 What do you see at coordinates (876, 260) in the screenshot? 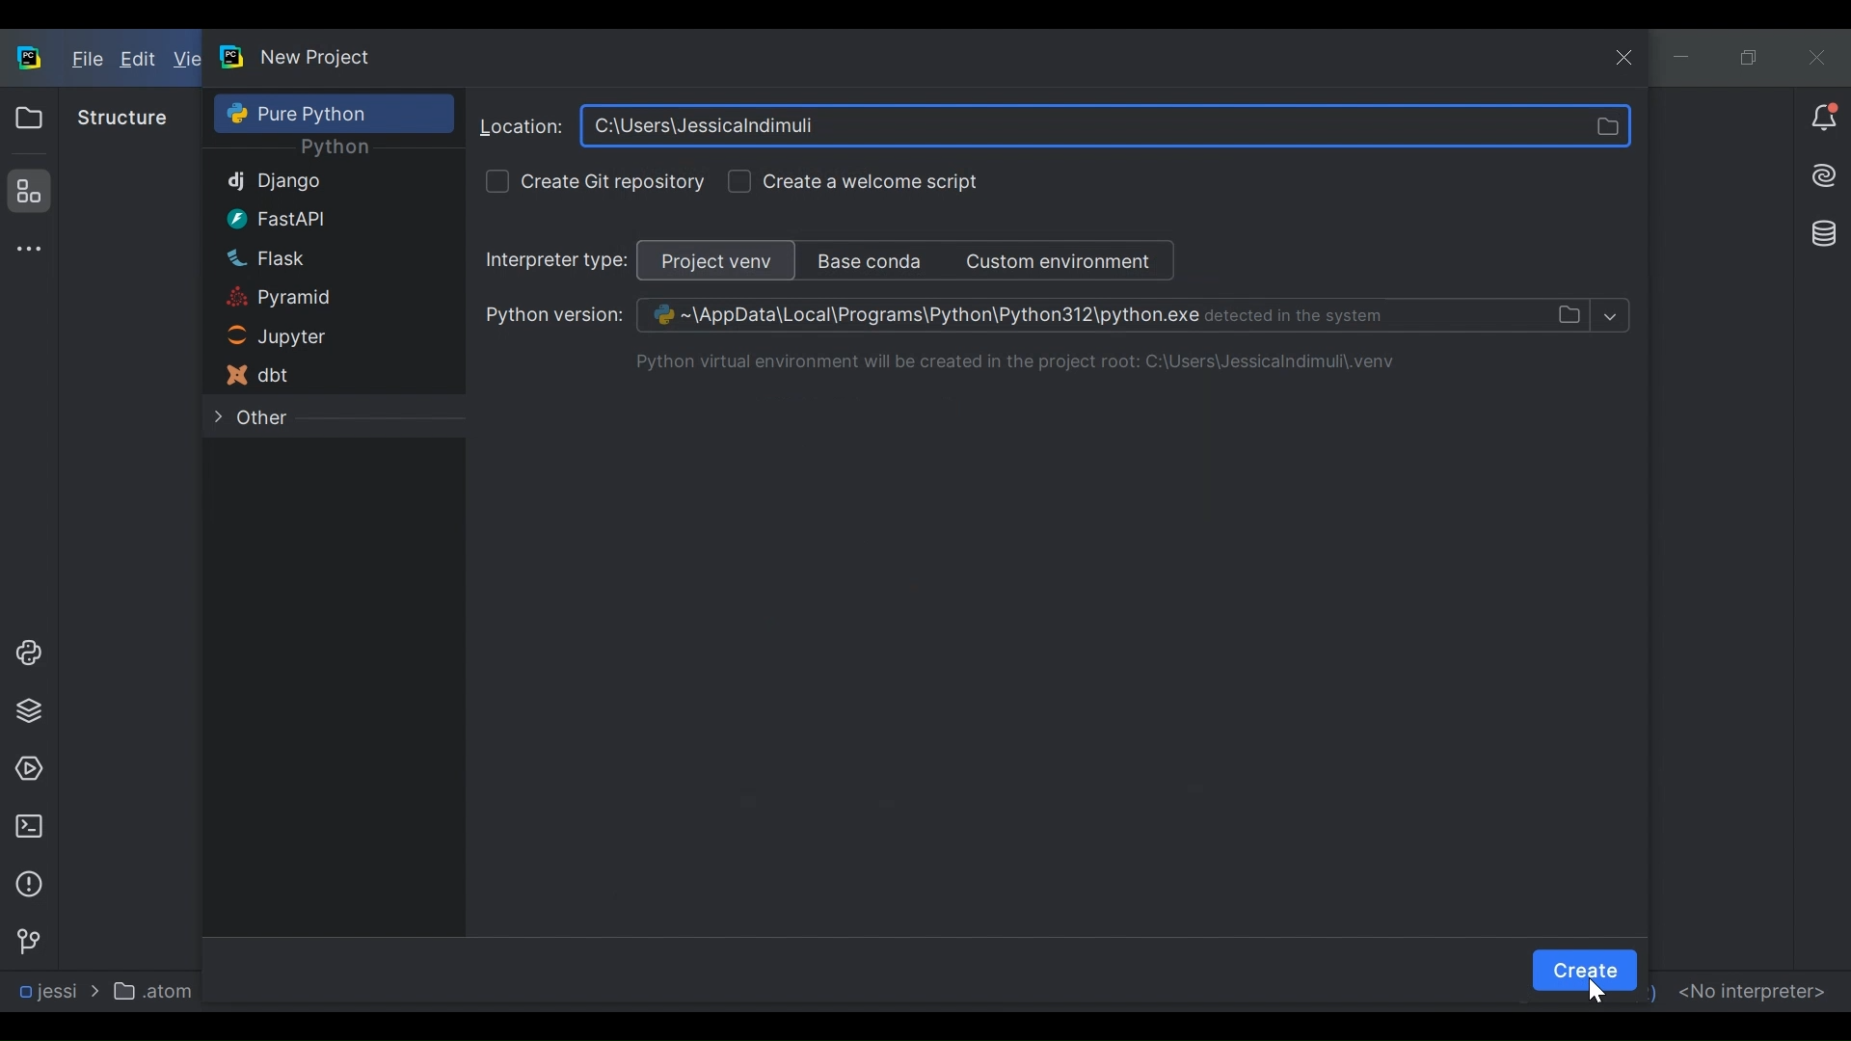
I see `Base conda` at bounding box center [876, 260].